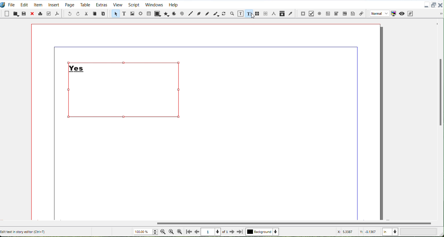  What do you see at coordinates (353, 13) in the screenshot?
I see `Text Annotation` at bounding box center [353, 13].